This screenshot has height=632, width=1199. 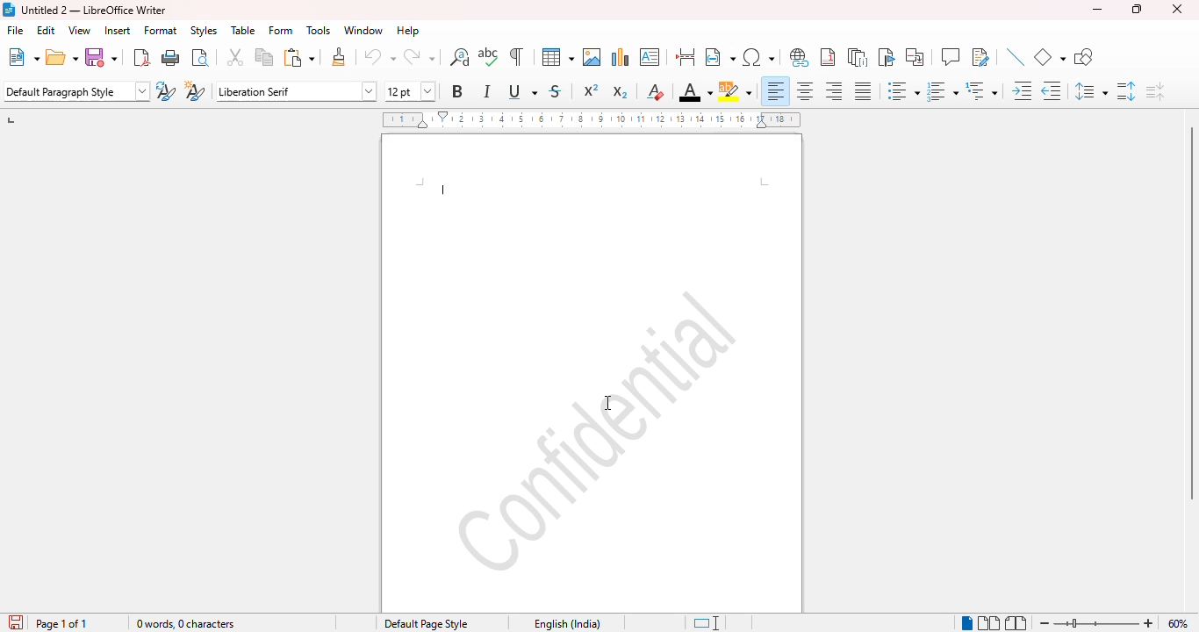 What do you see at coordinates (17, 30) in the screenshot?
I see `file` at bounding box center [17, 30].